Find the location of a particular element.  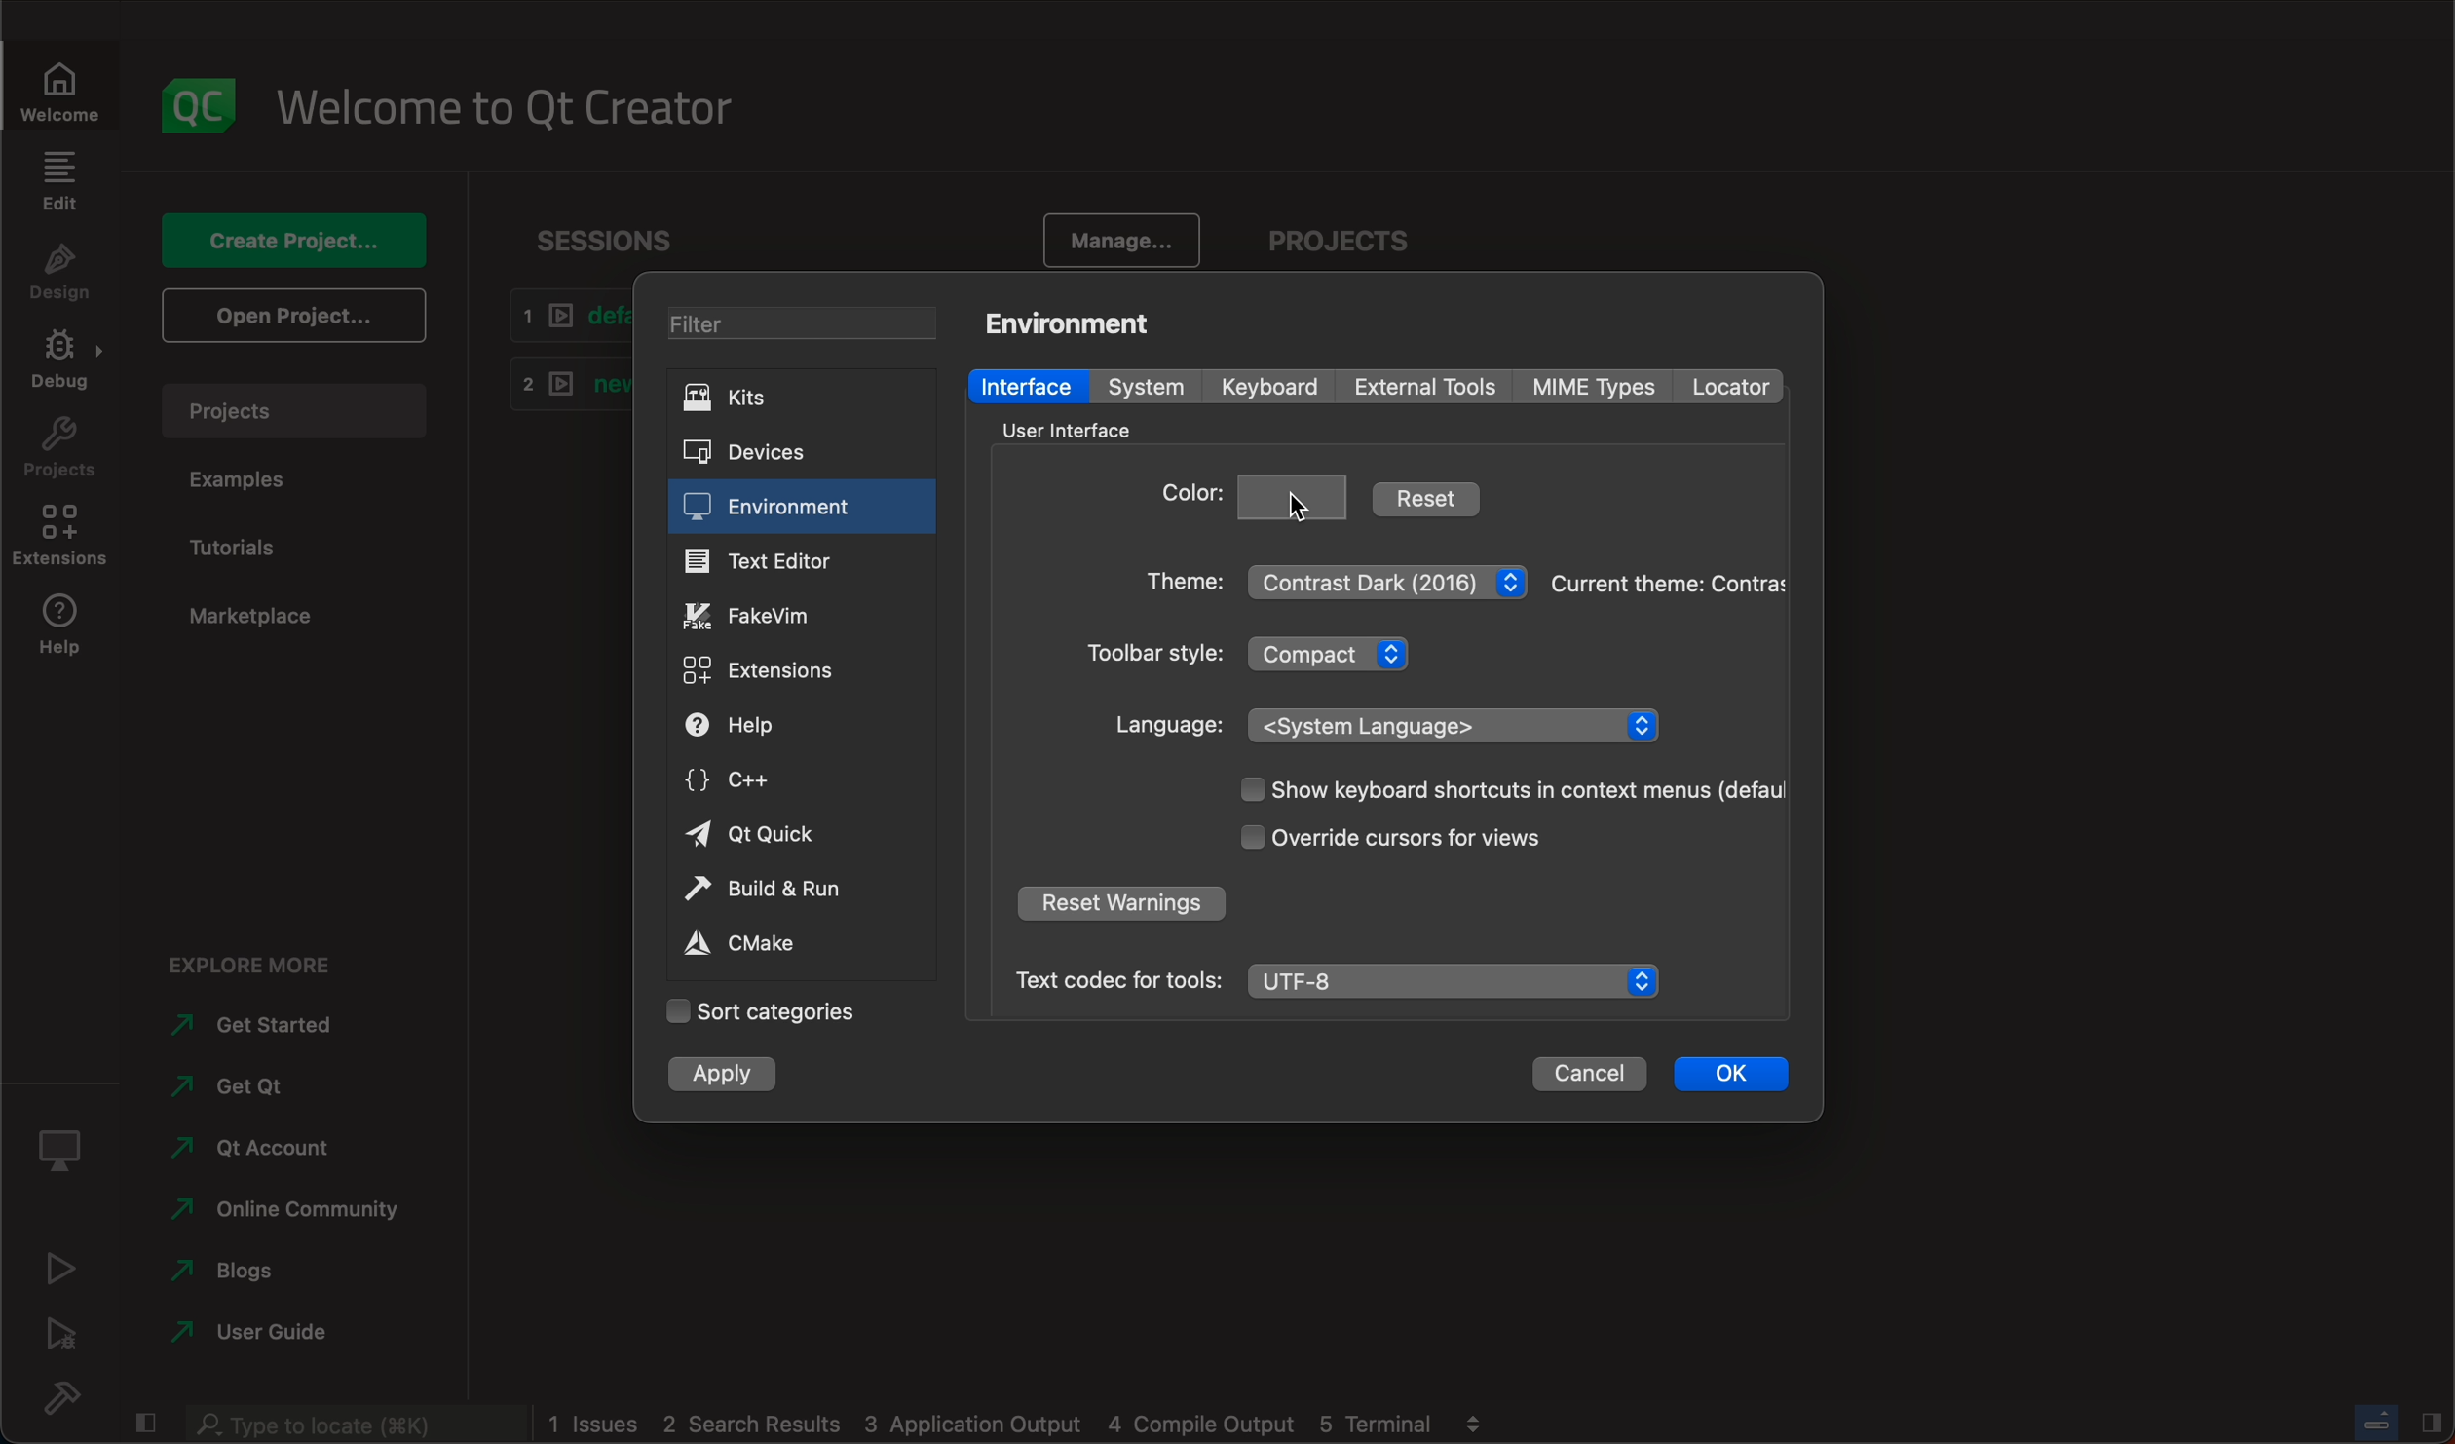

1 is located at coordinates (564, 316).